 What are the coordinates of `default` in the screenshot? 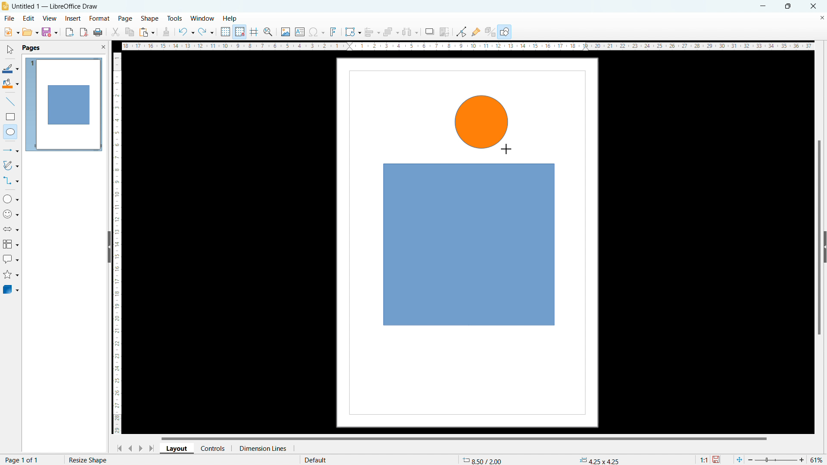 It's located at (315, 459).